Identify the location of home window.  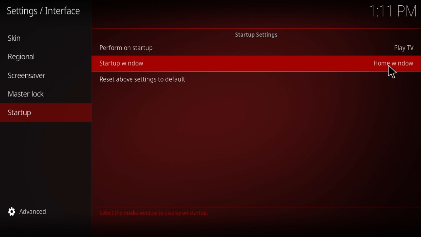
(391, 62).